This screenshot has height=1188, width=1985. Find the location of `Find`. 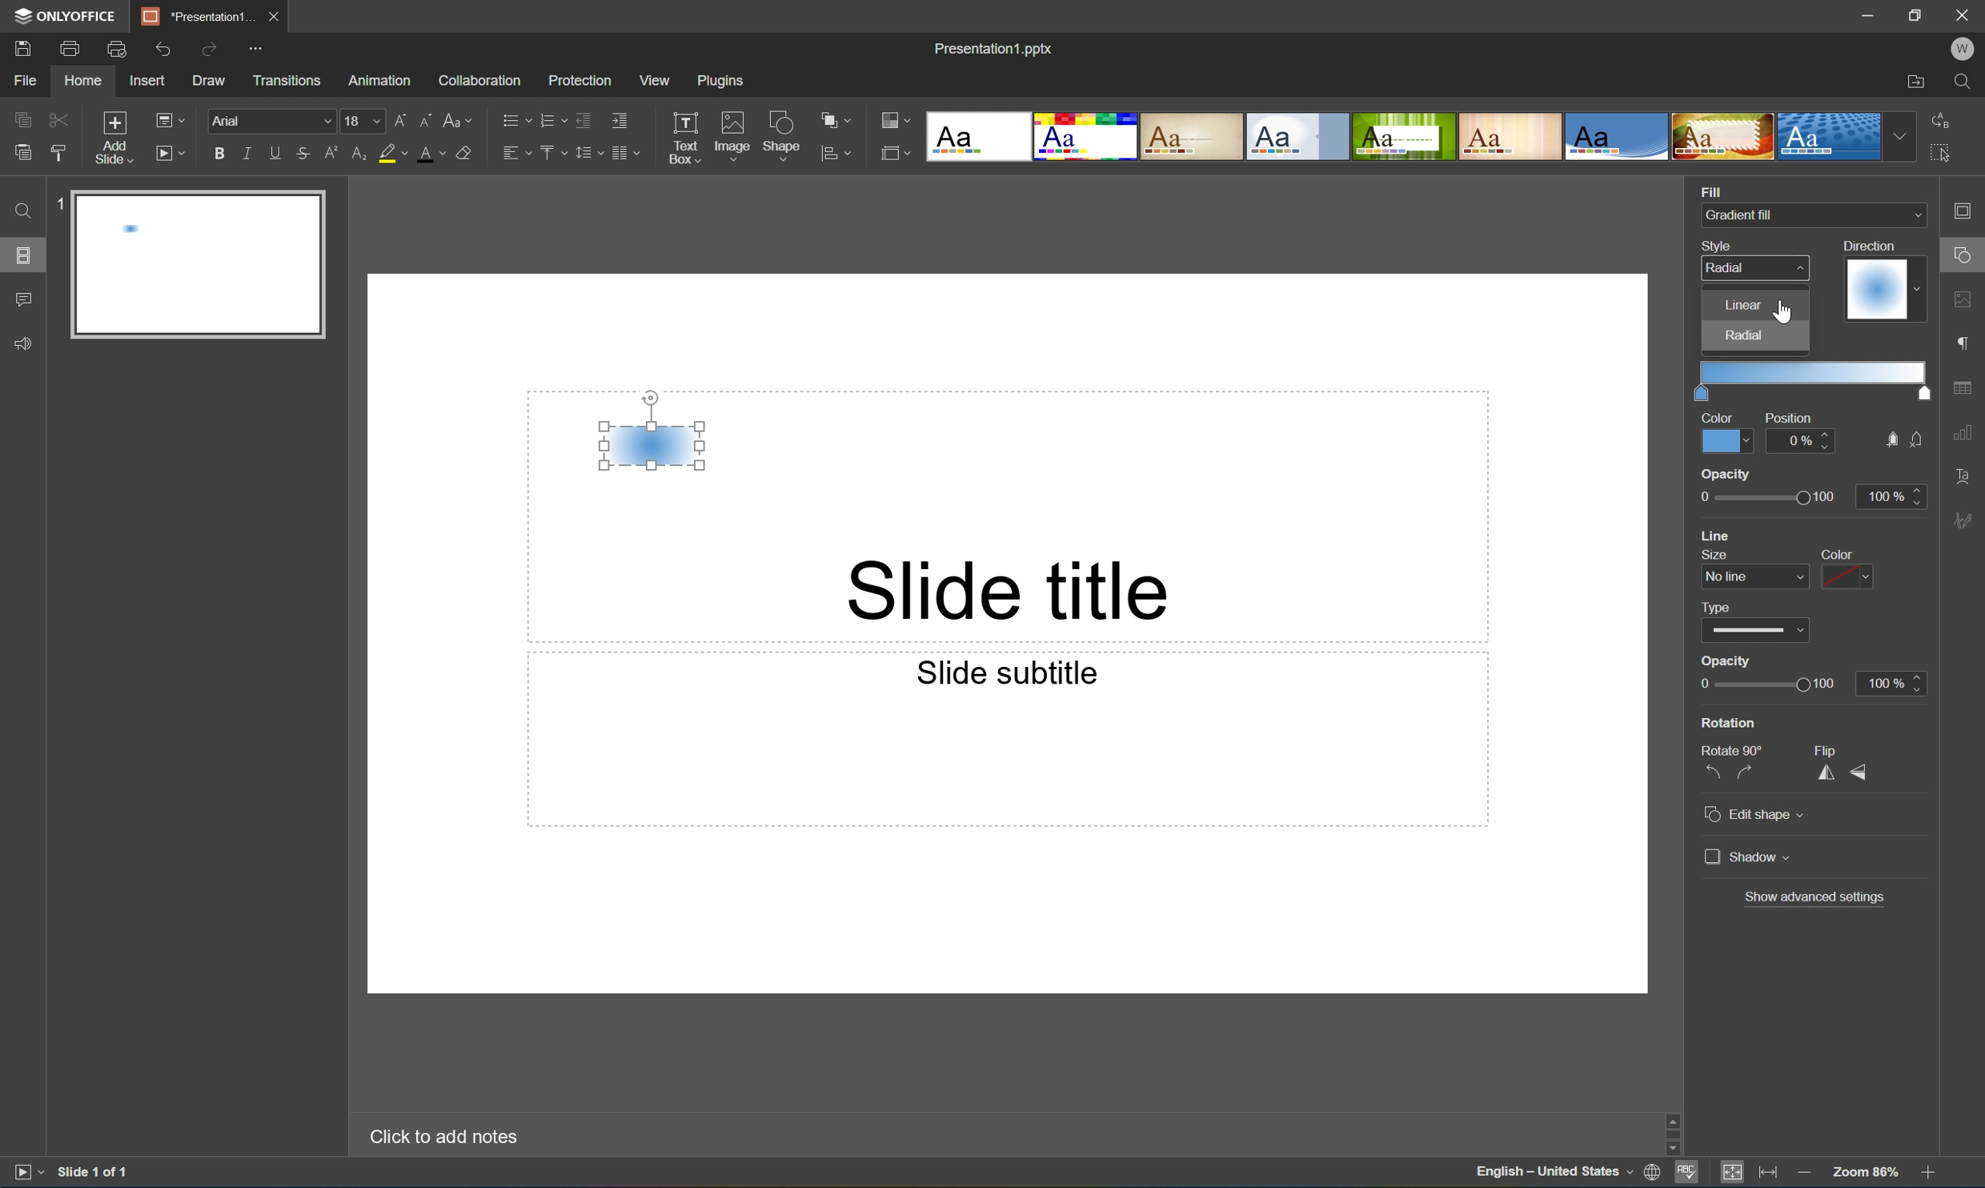

Find is located at coordinates (1969, 82).